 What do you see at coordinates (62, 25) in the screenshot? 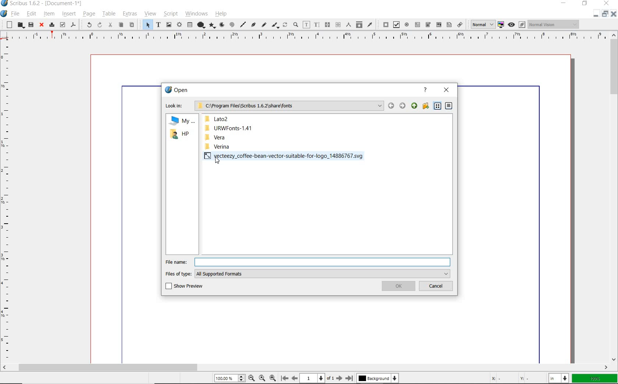
I see `preflight verifier` at bounding box center [62, 25].